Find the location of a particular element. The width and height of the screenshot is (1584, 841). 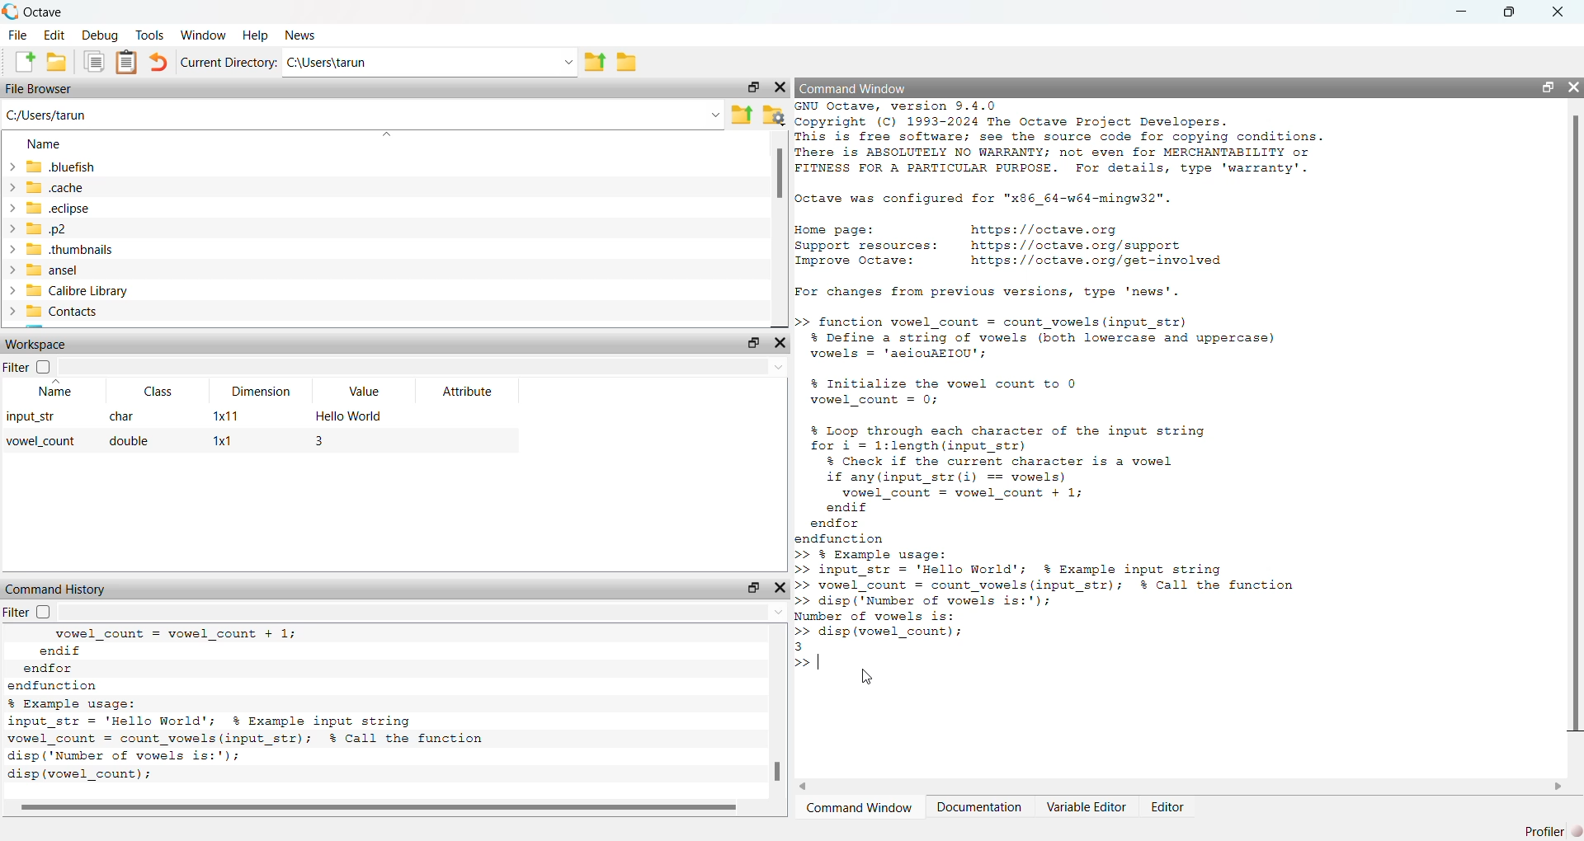

Documentation is located at coordinates (979, 807).